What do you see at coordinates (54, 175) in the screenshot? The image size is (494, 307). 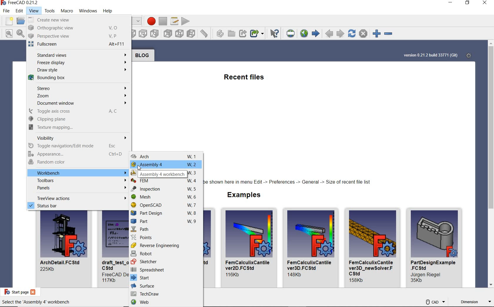 I see `cursor` at bounding box center [54, 175].